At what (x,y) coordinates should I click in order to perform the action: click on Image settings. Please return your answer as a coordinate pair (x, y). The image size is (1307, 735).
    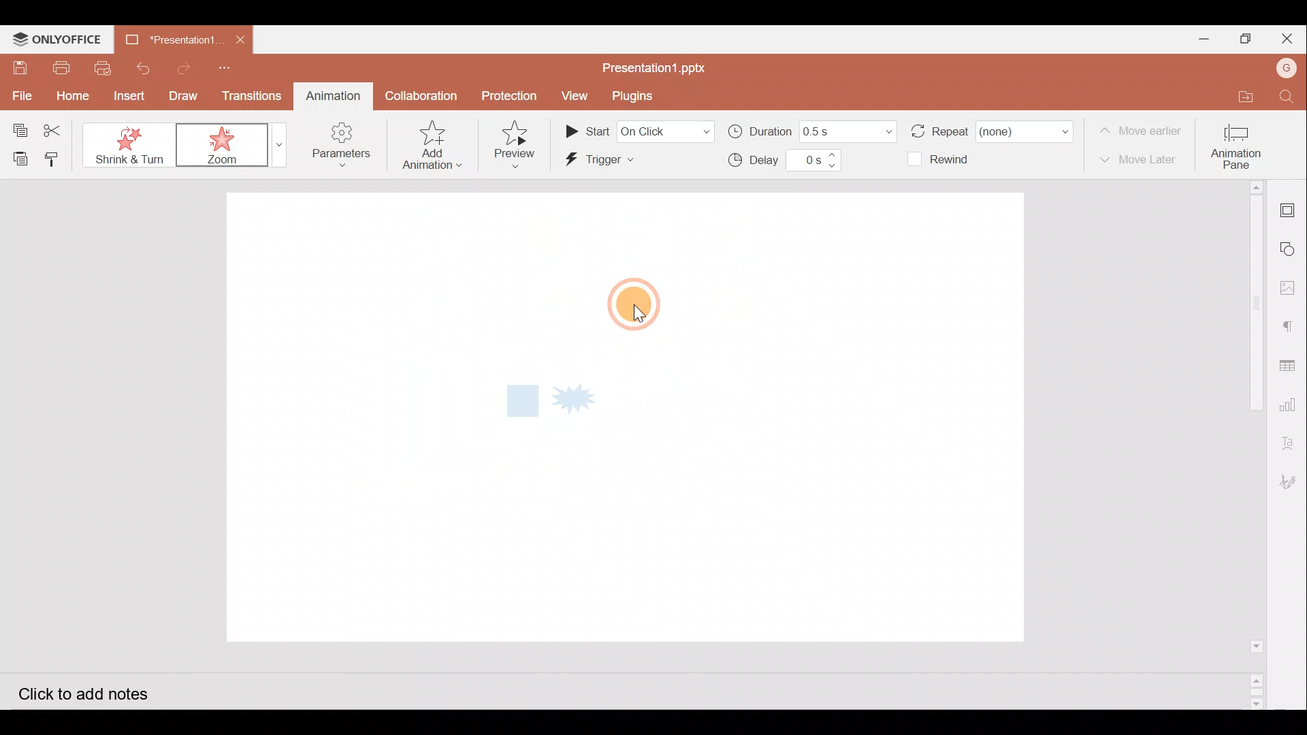
    Looking at the image, I should click on (1291, 292).